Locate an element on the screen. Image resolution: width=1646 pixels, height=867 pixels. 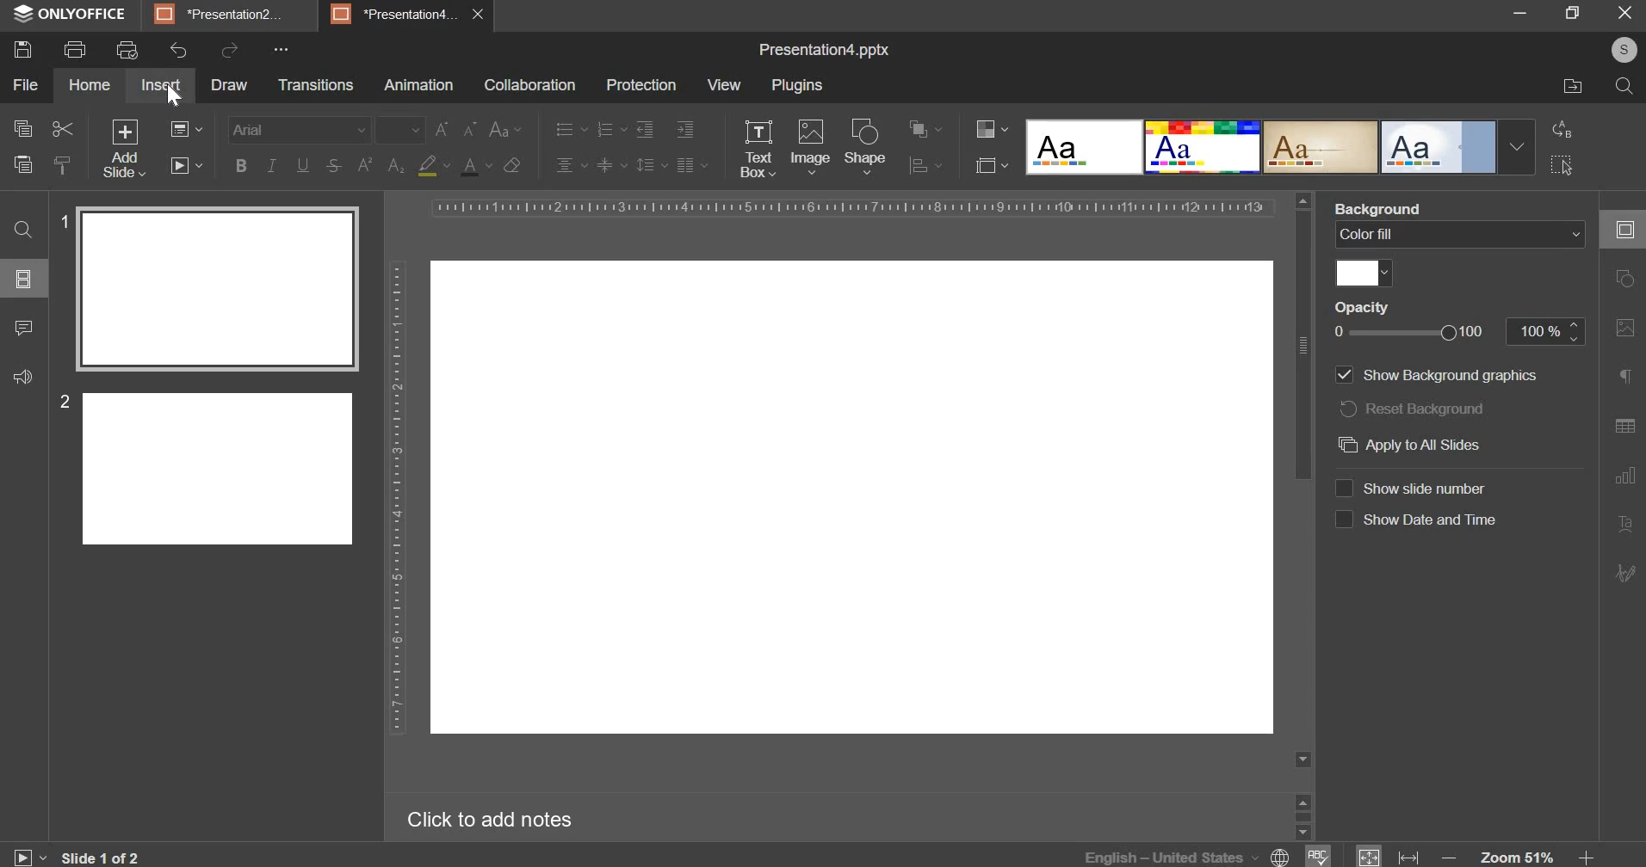
show background graphics is located at coordinates (1335, 373).